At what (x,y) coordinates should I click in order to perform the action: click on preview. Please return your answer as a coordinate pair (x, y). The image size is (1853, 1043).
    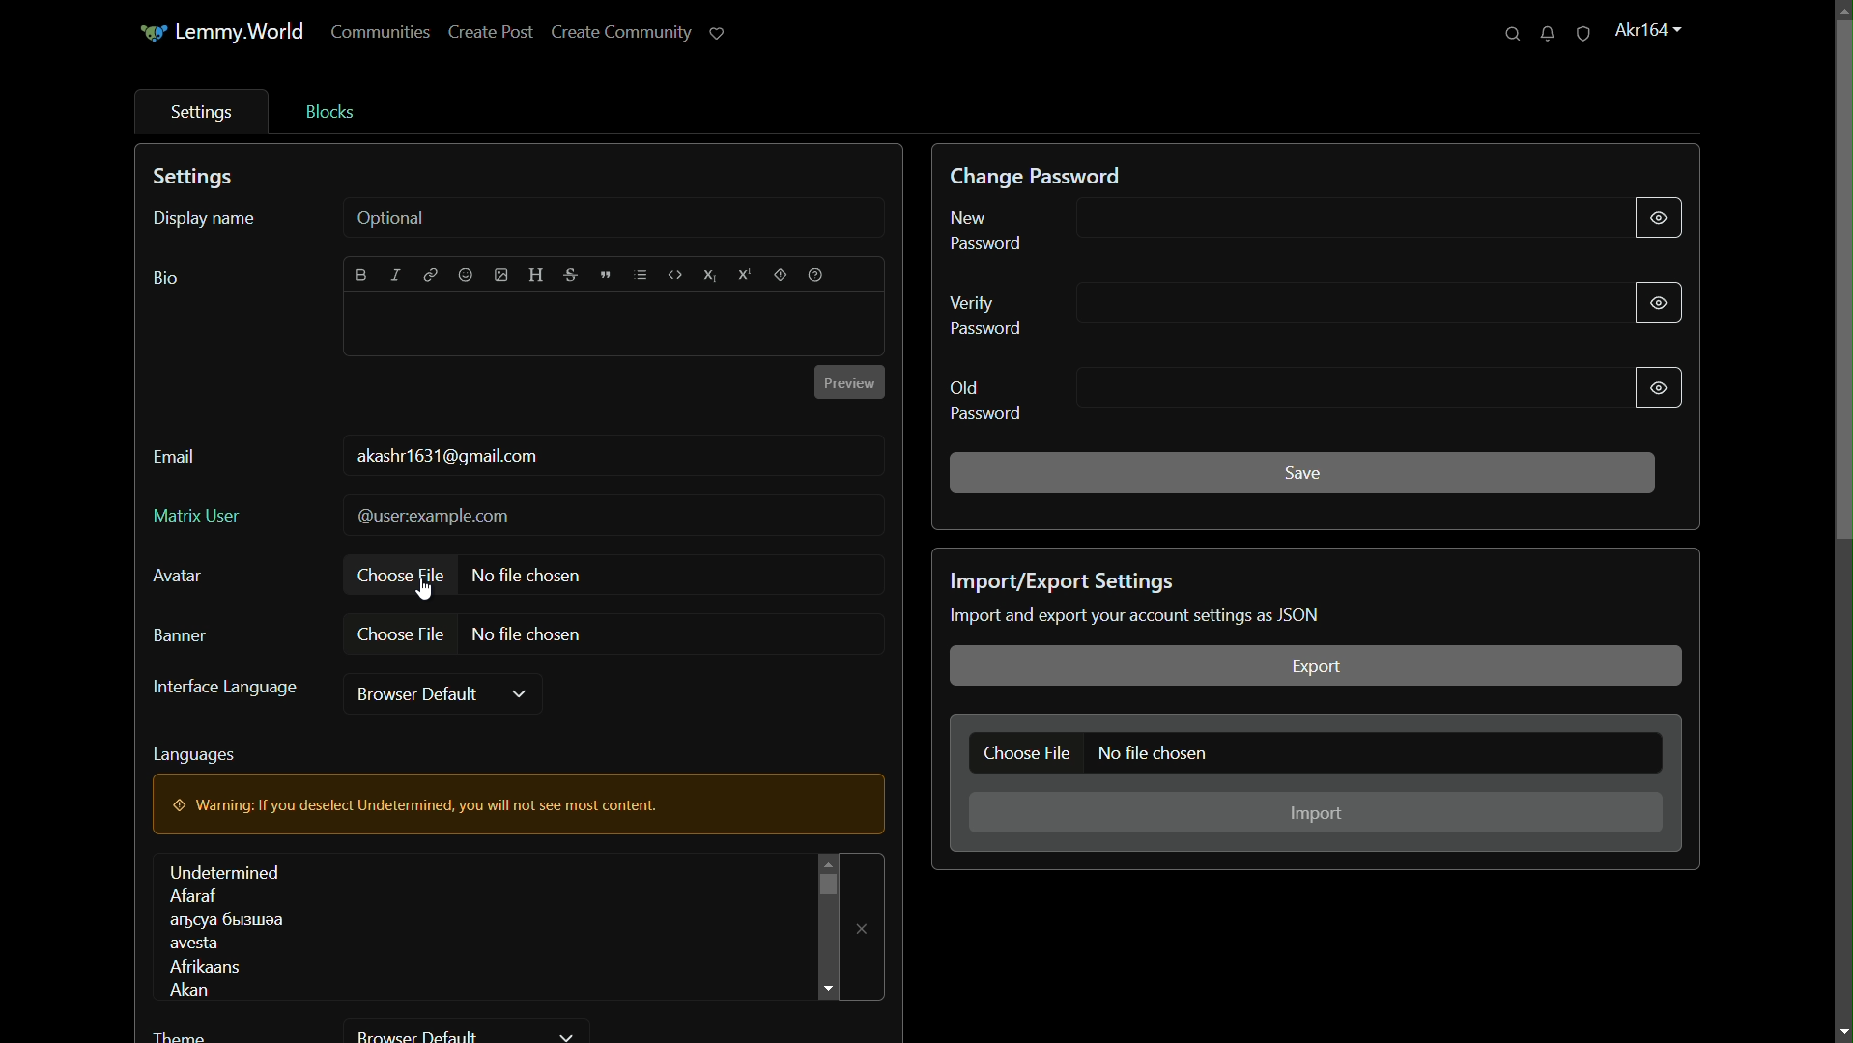
    Looking at the image, I should click on (847, 383).